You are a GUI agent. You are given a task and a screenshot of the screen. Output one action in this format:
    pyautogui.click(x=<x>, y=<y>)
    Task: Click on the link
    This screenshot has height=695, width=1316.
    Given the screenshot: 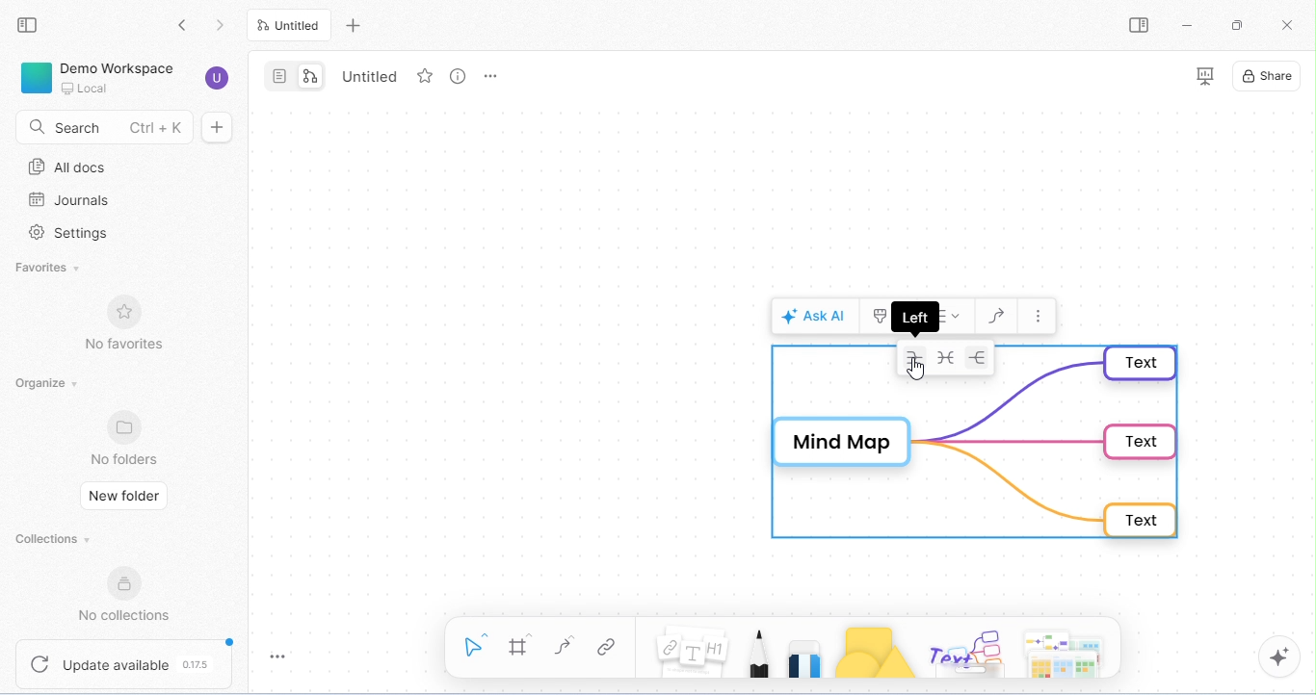 What is the action you would take?
    pyautogui.click(x=605, y=649)
    